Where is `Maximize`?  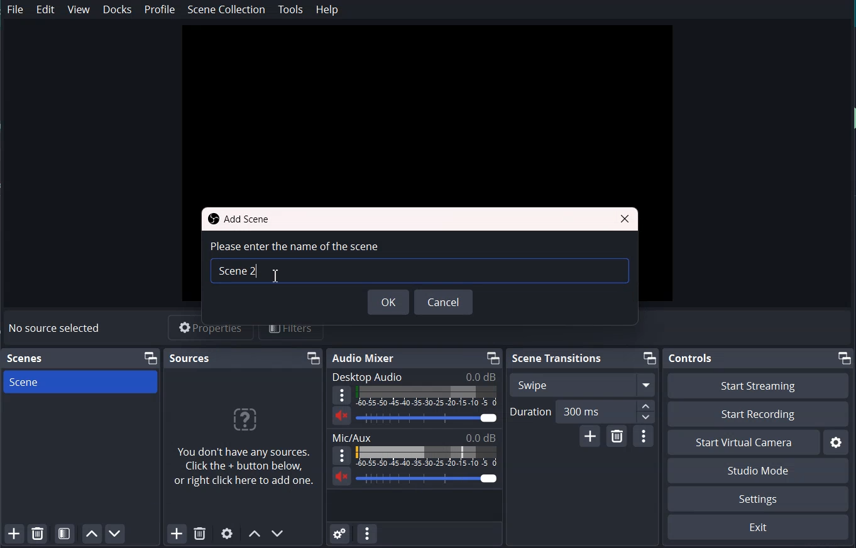 Maximize is located at coordinates (314, 358).